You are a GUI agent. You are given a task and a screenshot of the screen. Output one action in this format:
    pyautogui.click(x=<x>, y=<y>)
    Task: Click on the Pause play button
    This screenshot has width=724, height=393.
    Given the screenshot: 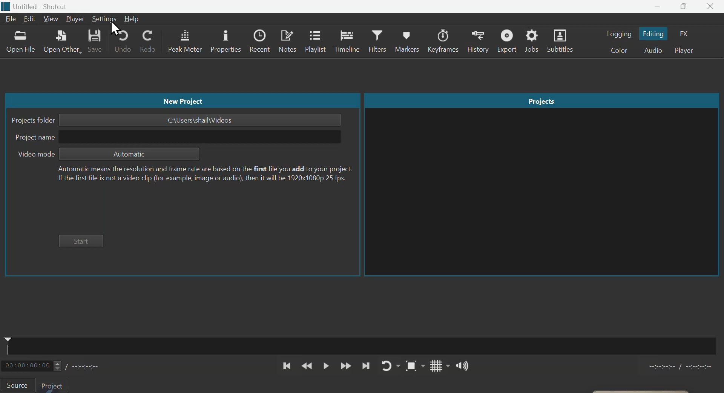 What is the action you would take?
    pyautogui.click(x=327, y=367)
    